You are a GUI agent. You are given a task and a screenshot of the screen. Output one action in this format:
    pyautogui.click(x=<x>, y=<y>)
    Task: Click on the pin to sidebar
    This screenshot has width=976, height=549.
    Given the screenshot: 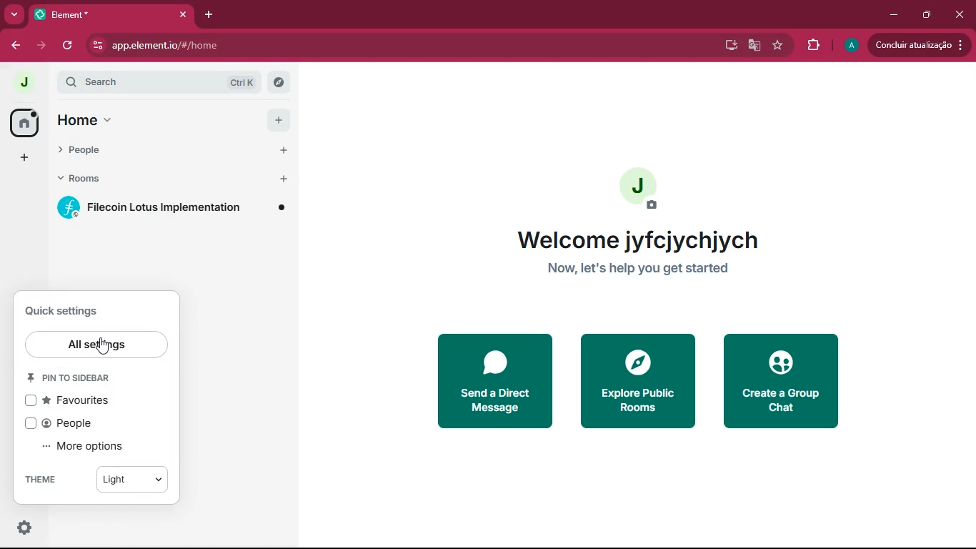 What is the action you would take?
    pyautogui.click(x=85, y=377)
    